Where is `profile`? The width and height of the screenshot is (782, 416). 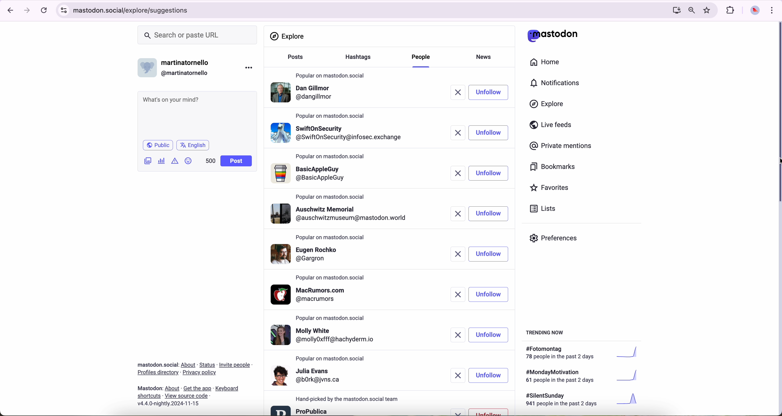
profile is located at coordinates (328, 336).